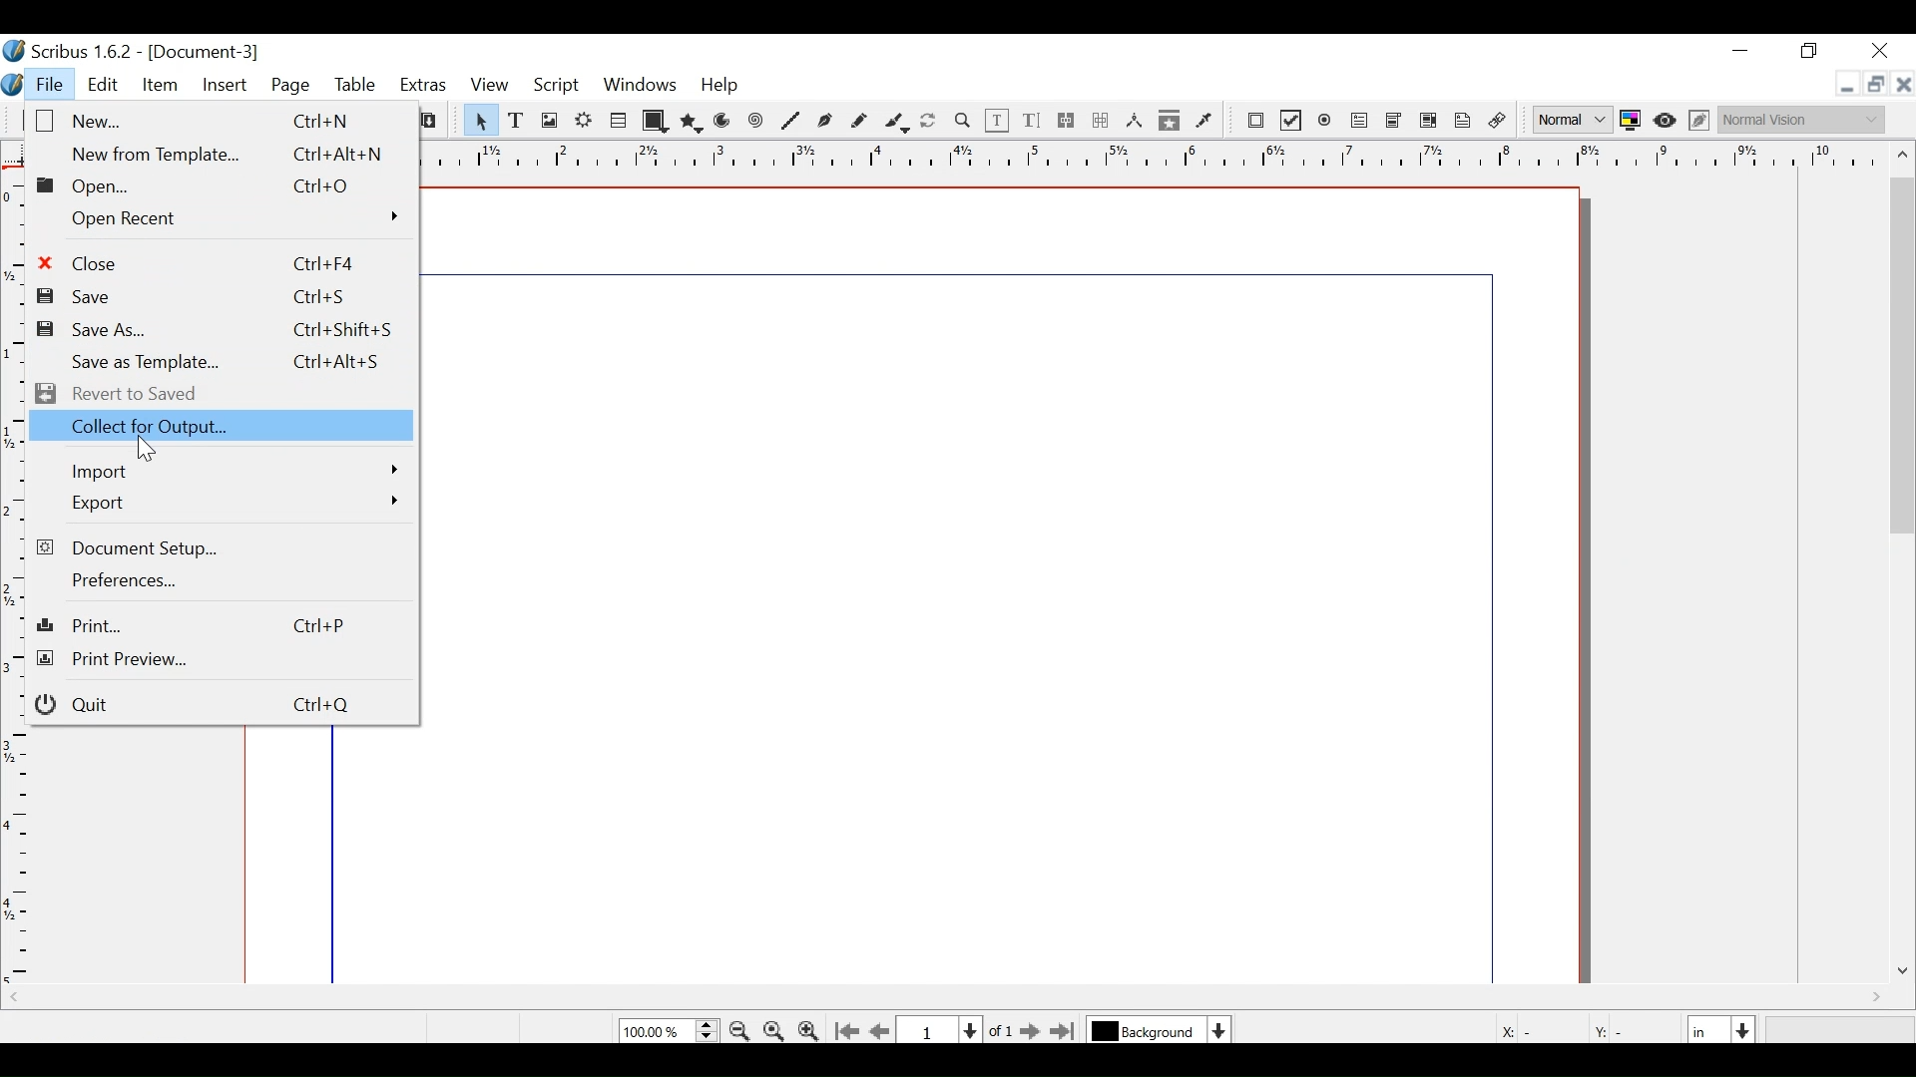 Image resolution: width=1916 pixels, height=1077 pixels. What do you see at coordinates (825, 123) in the screenshot?
I see `Bezier Curve` at bounding box center [825, 123].